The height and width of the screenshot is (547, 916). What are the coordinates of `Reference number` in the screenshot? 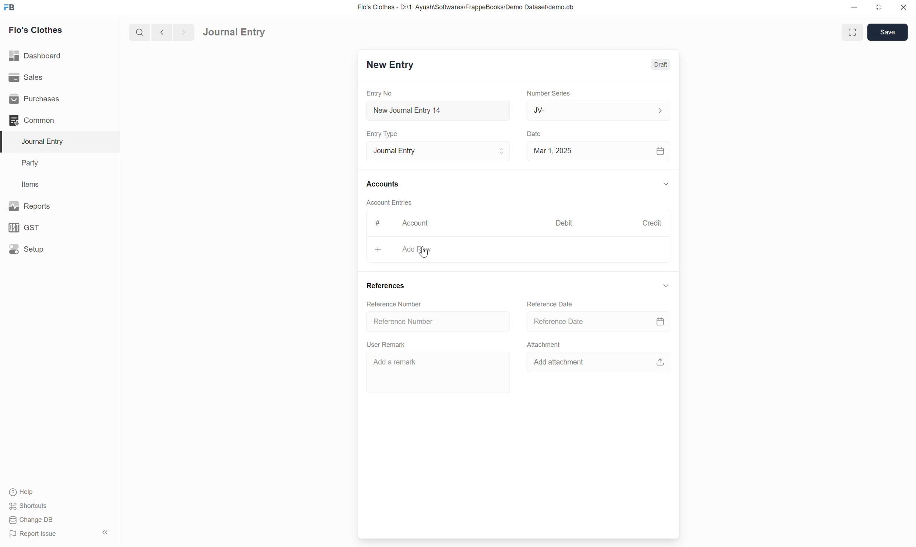 It's located at (420, 321).